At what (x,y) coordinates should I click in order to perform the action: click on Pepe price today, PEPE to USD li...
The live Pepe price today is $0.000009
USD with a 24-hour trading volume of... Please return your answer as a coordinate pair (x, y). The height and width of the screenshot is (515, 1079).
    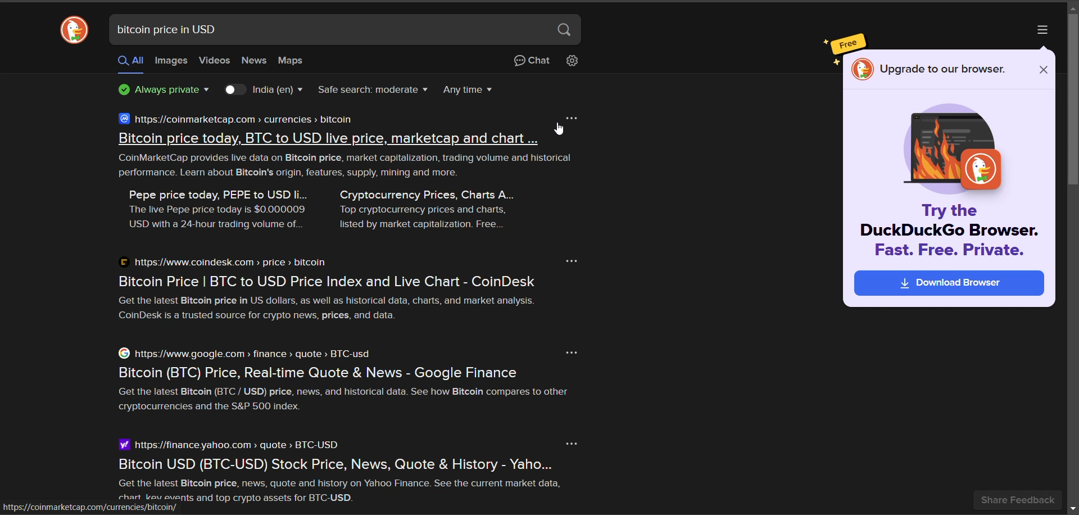
    Looking at the image, I should click on (224, 211).